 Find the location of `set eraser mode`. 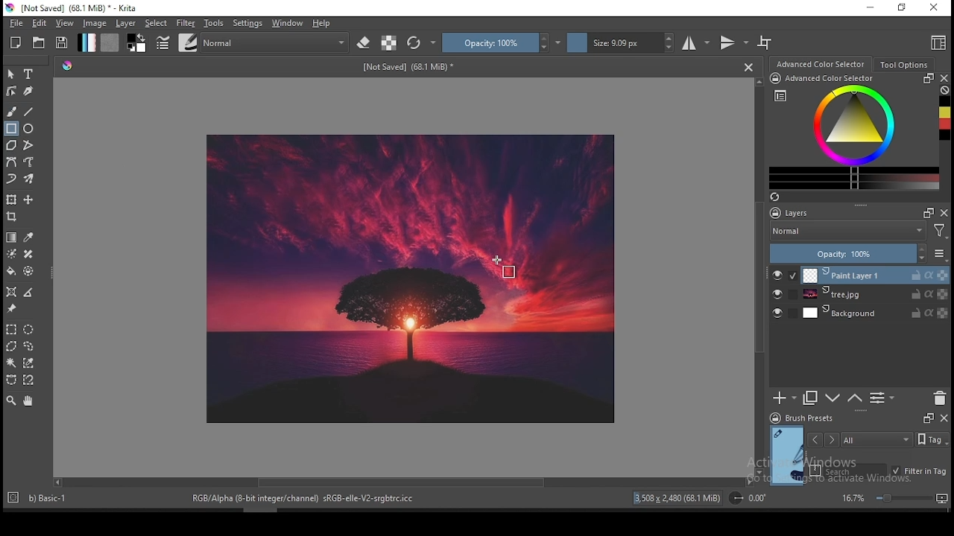

set eraser mode is located at coordinates (365, 42).